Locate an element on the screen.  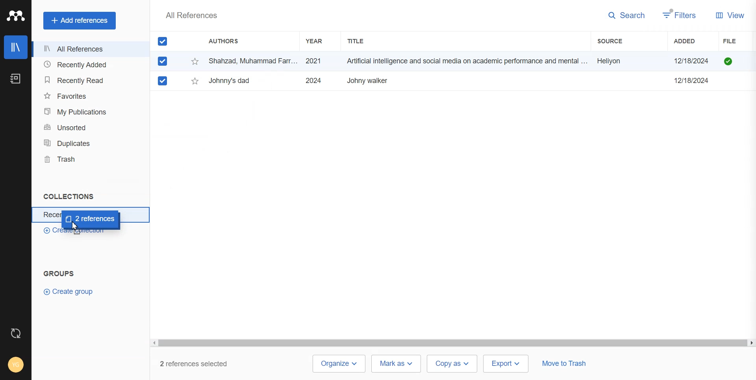
Added is located at coordinates (693, 41).